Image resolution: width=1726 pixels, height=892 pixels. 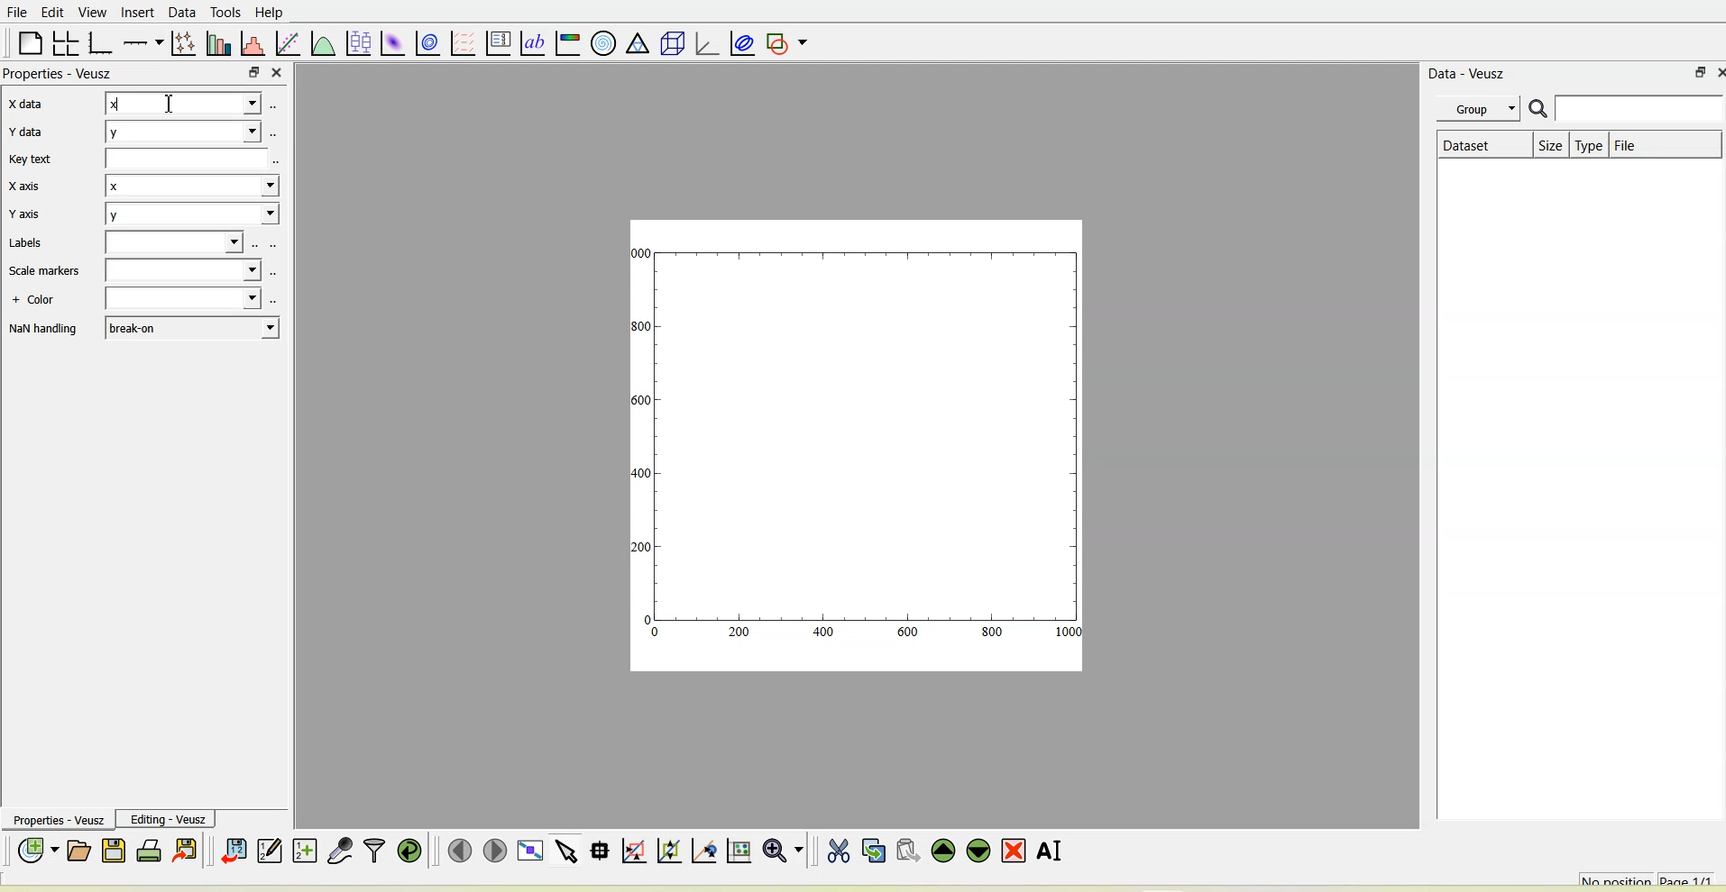 What do you see at coordinates (990, 633) in the screenshot?
I see `800` at bounding box center [990, 633].